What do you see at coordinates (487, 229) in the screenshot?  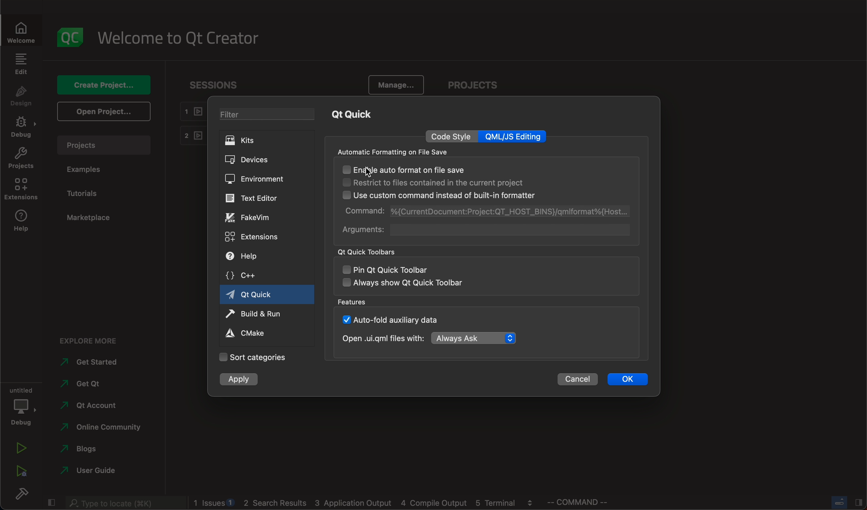 I see `arguments` at bounding box center [487, 229].